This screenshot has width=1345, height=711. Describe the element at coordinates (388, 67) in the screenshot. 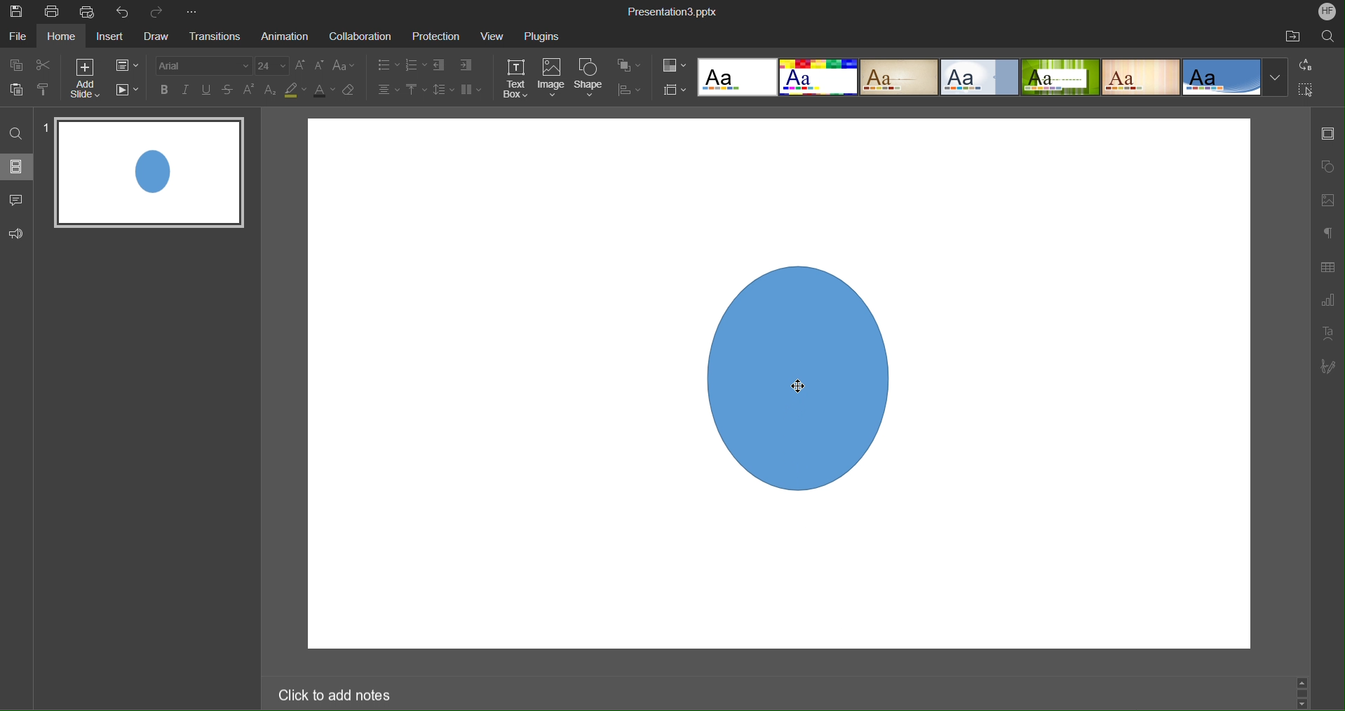

I see `Bullet List` at that location.